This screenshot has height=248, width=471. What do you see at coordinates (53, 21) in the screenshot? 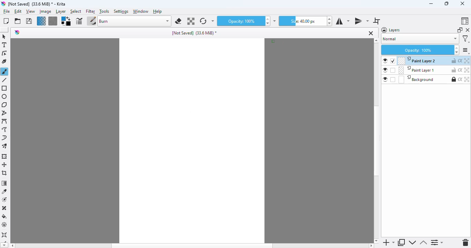
I see `fill pattern` at bounding box center [53, 21].